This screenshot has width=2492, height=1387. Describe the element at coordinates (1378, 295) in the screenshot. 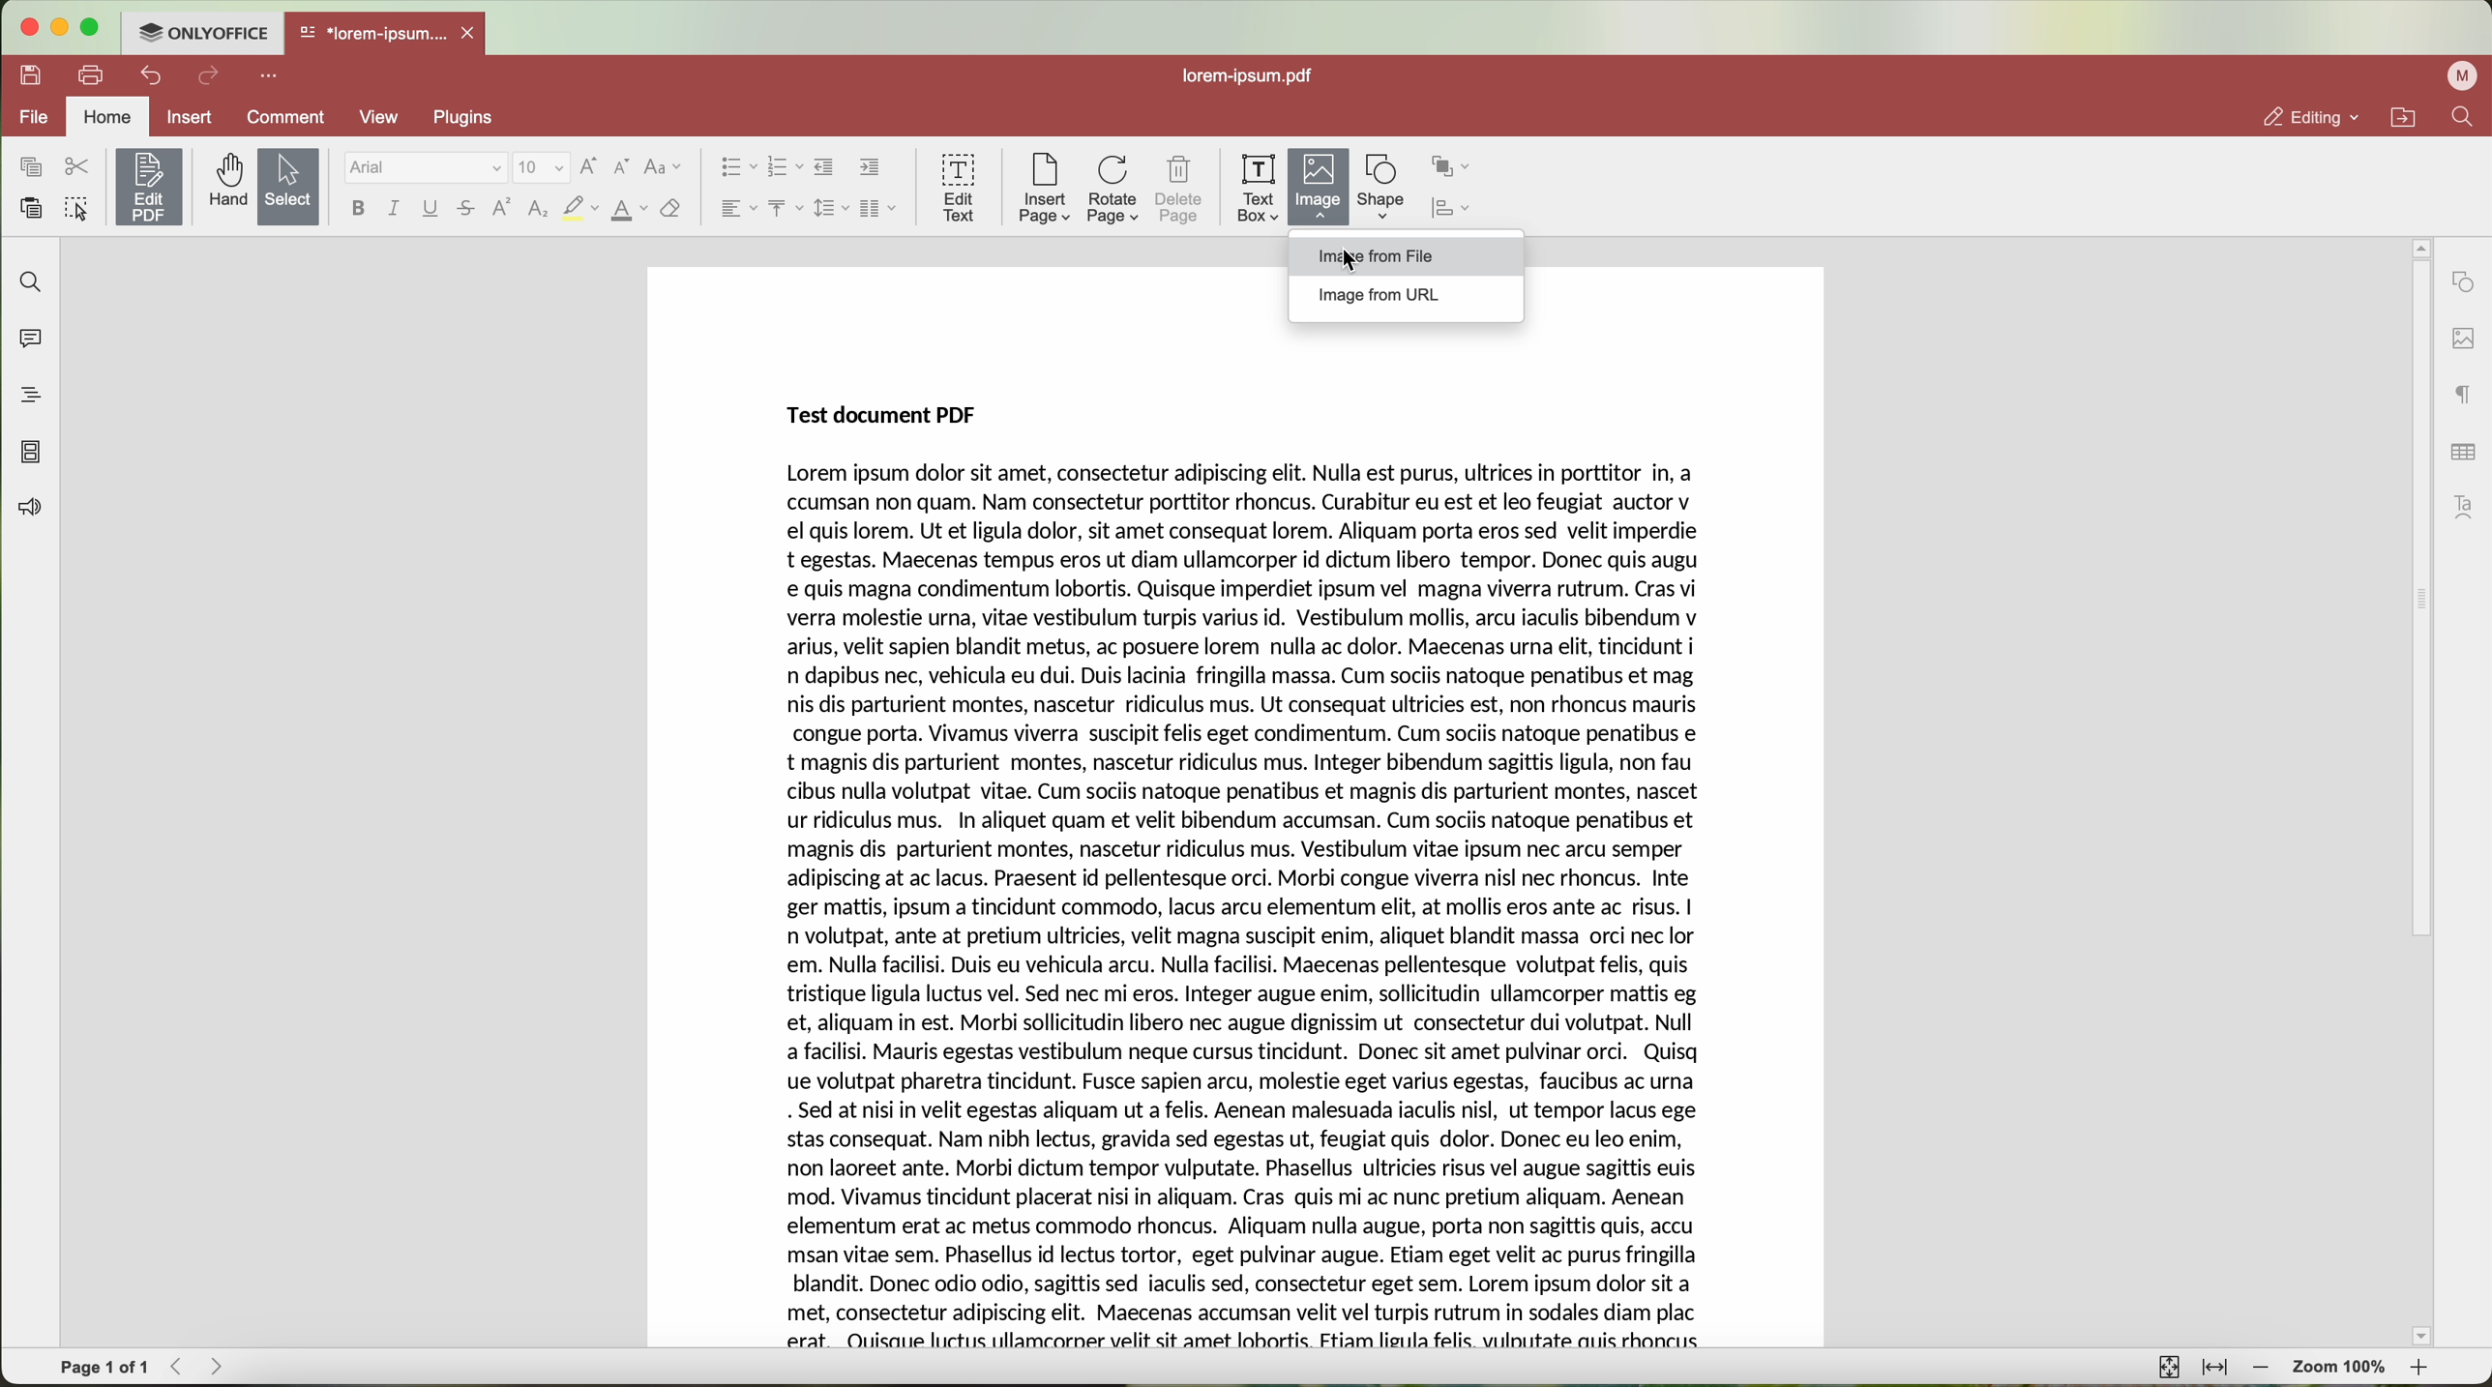

I see `Image from URL` at that location.